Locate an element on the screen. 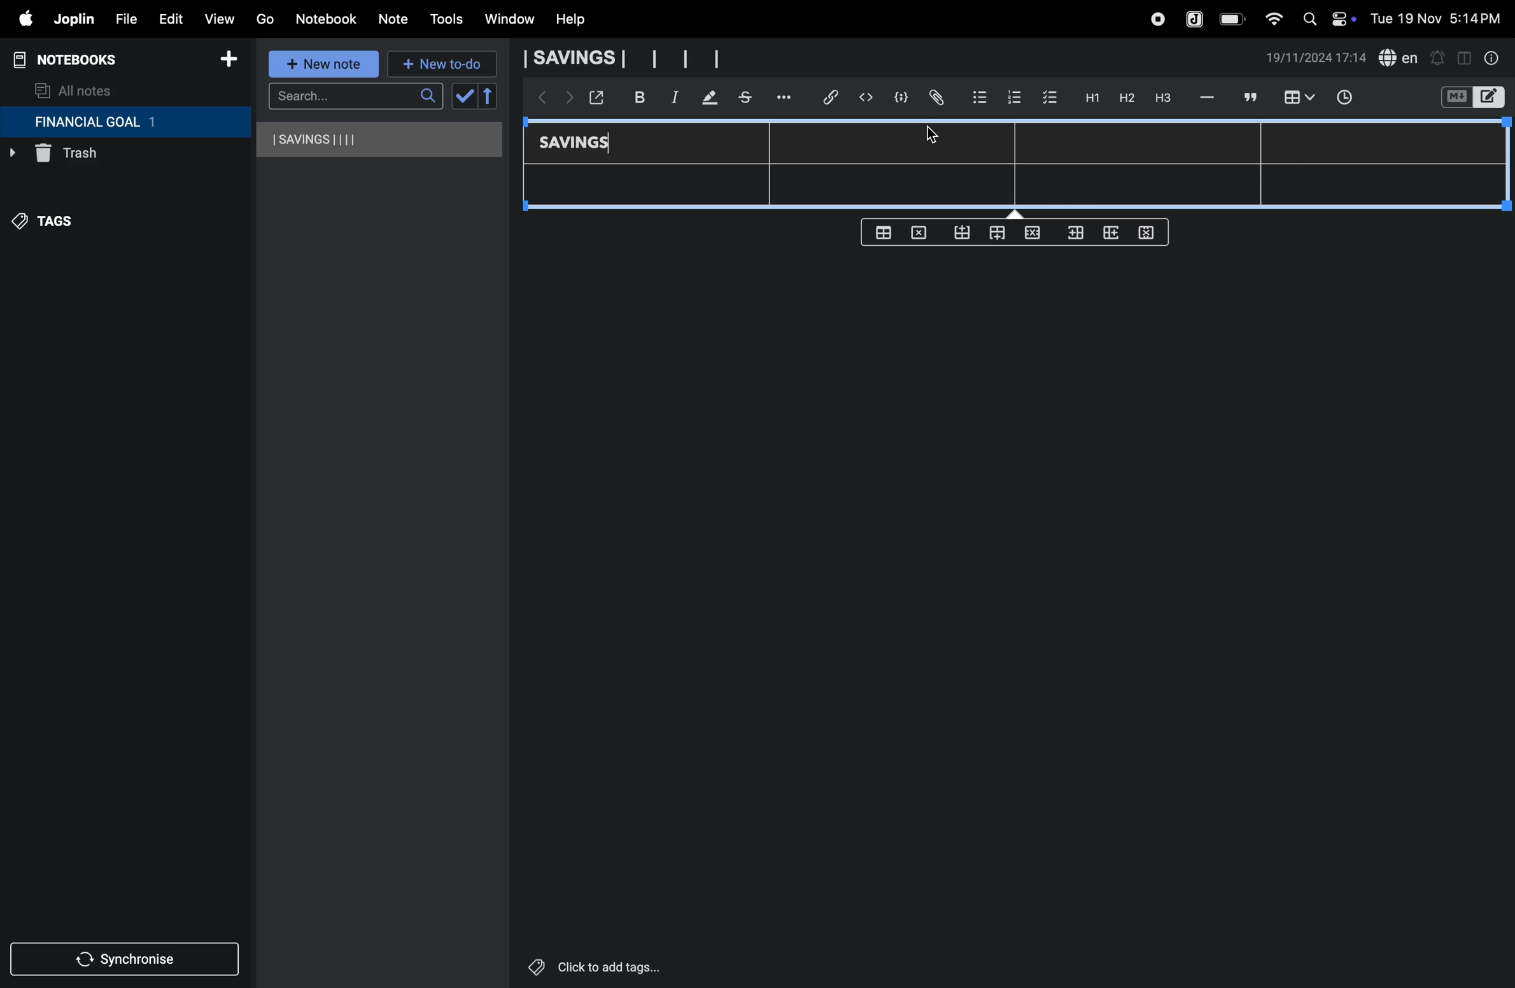  wifi is located at coordinates (1270, 18).